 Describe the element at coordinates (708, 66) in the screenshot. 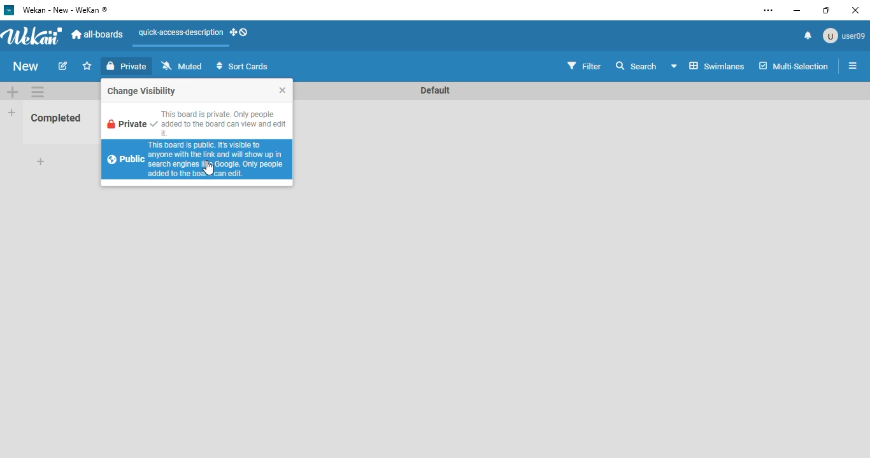

I see `board view` at that location.